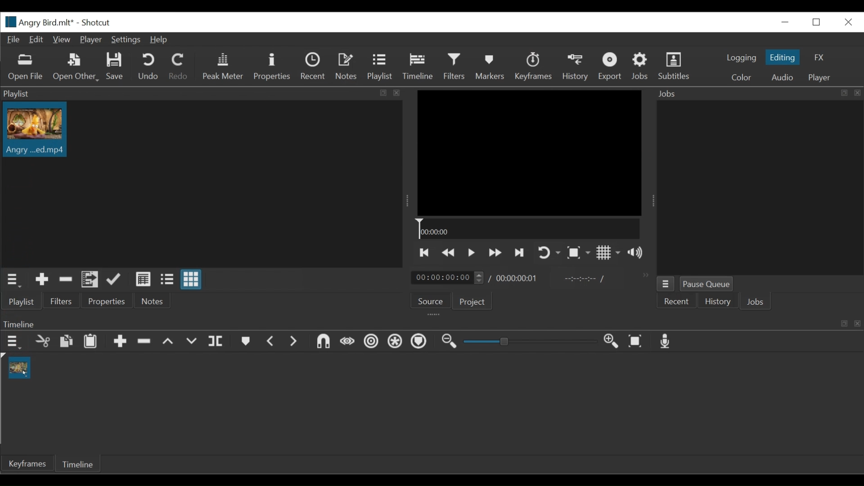 This screenshot has height=486, width=864. Describe the element at coordinates (64, 279) in the screenshot. I see `Remove cut` at that location.